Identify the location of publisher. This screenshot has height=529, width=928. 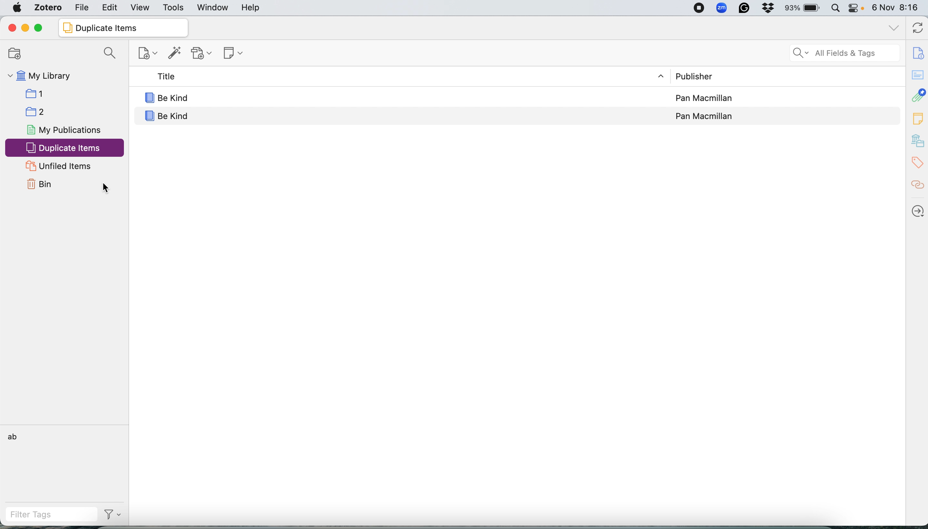
(705, 76).